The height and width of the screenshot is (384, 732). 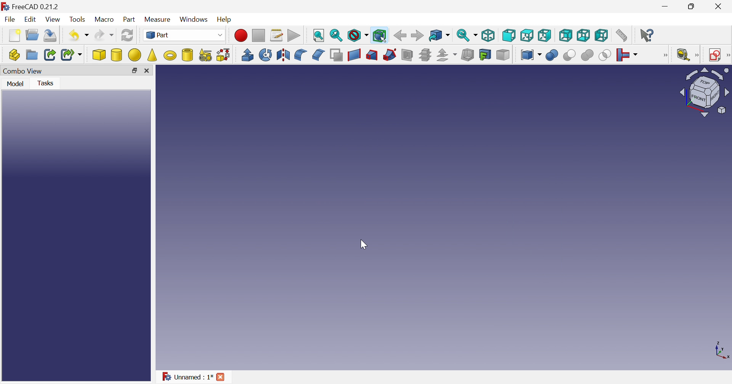 What do you see at coordinates (32, 20) in the screenshot?
I see `Edit` at bounding box center [32, 20].